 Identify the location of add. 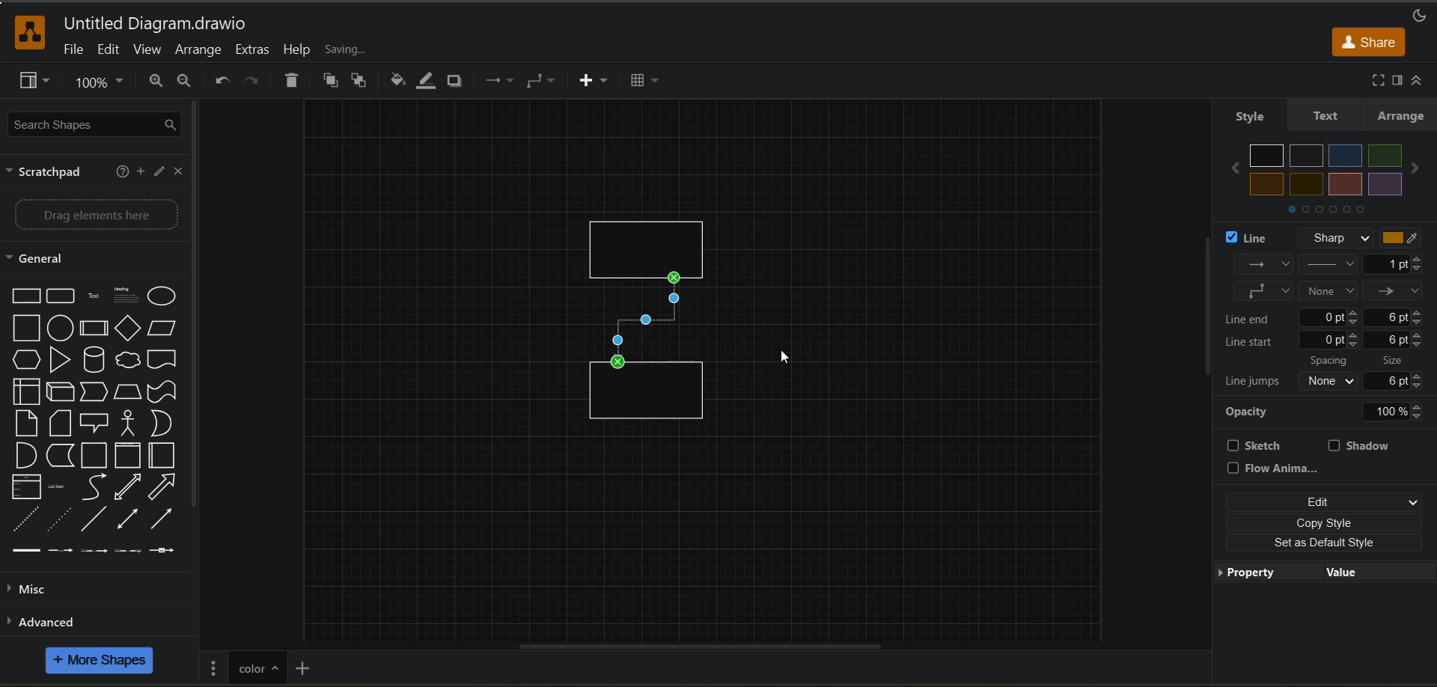
(140, 171).